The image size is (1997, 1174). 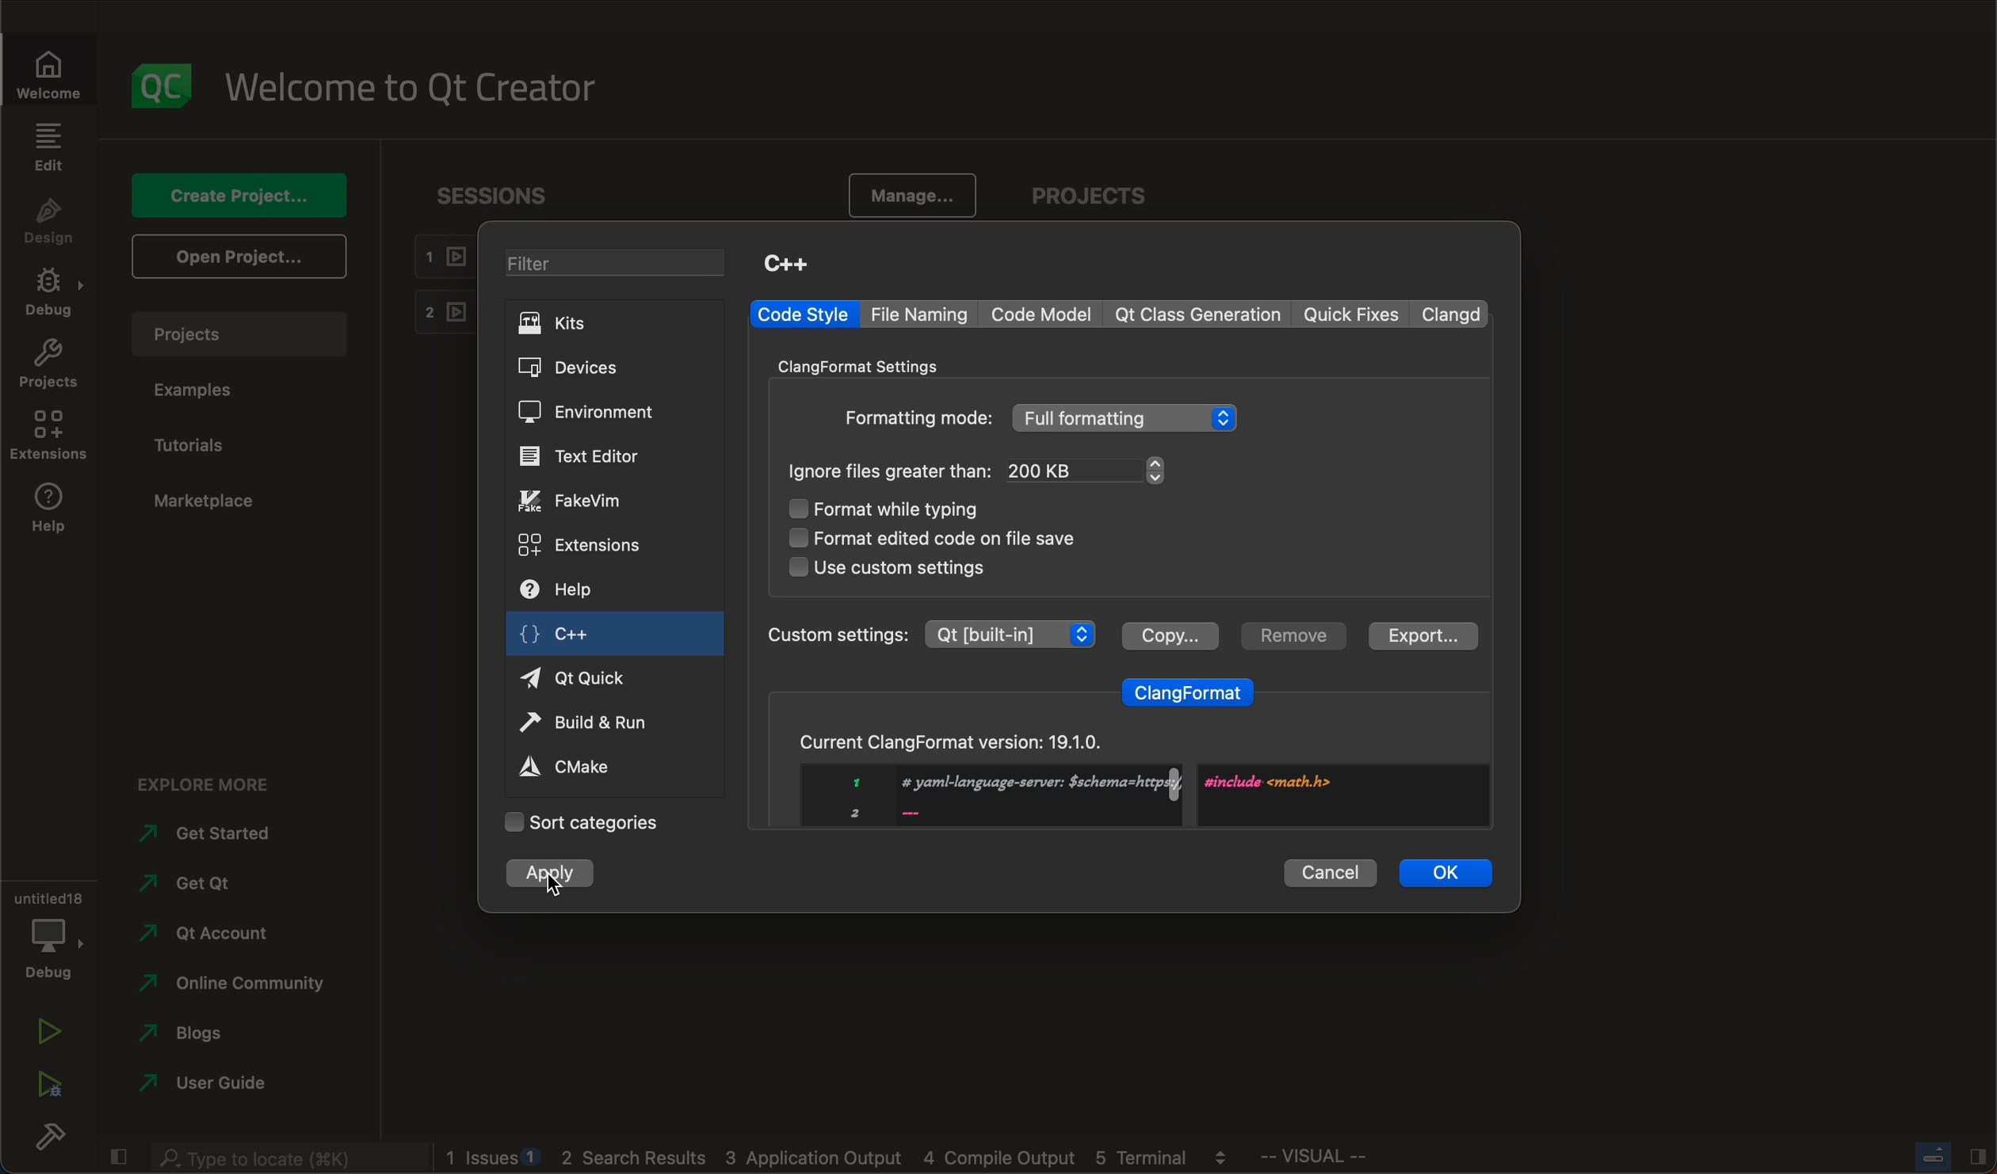 What do you see at coordinates (1098, 198) in the screenshot?
I see `projects` at bounding box center [1098, 198].